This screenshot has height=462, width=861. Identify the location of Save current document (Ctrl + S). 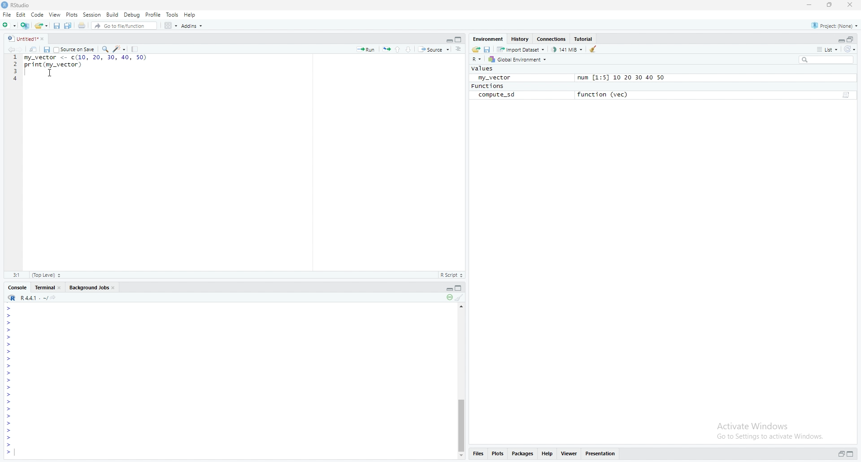
(57, 26).